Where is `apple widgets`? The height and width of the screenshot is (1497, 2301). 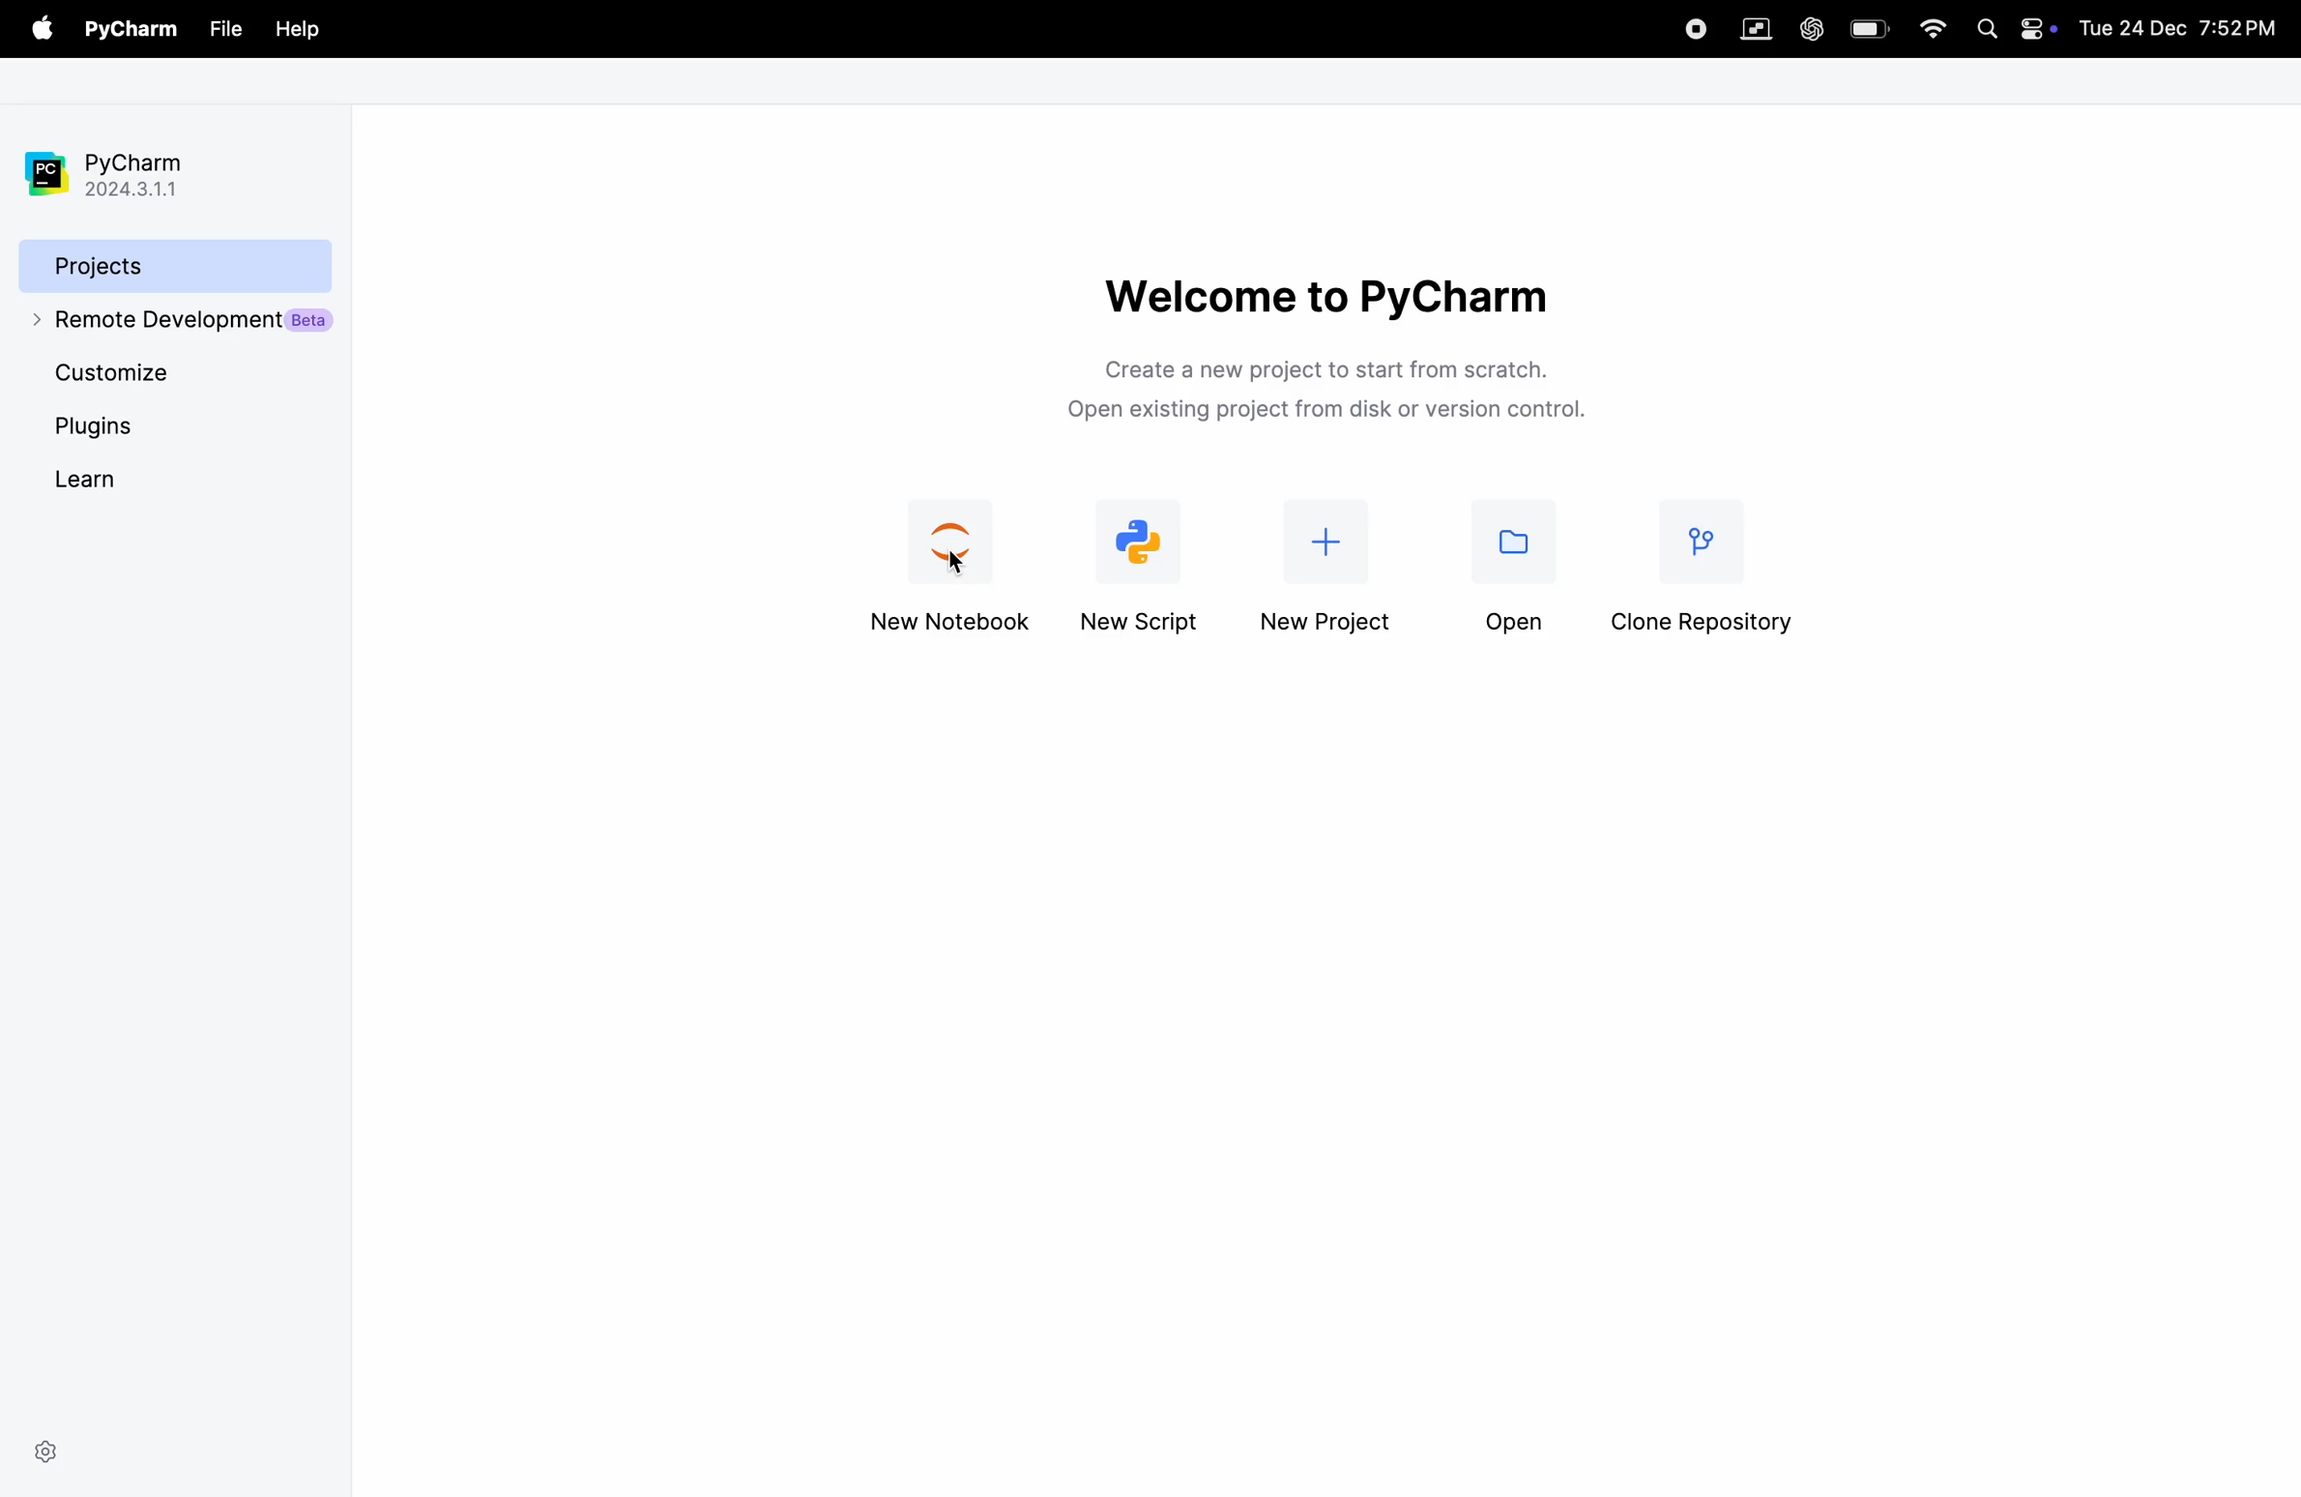 apple widgets is located at coordinates (2011, 26).